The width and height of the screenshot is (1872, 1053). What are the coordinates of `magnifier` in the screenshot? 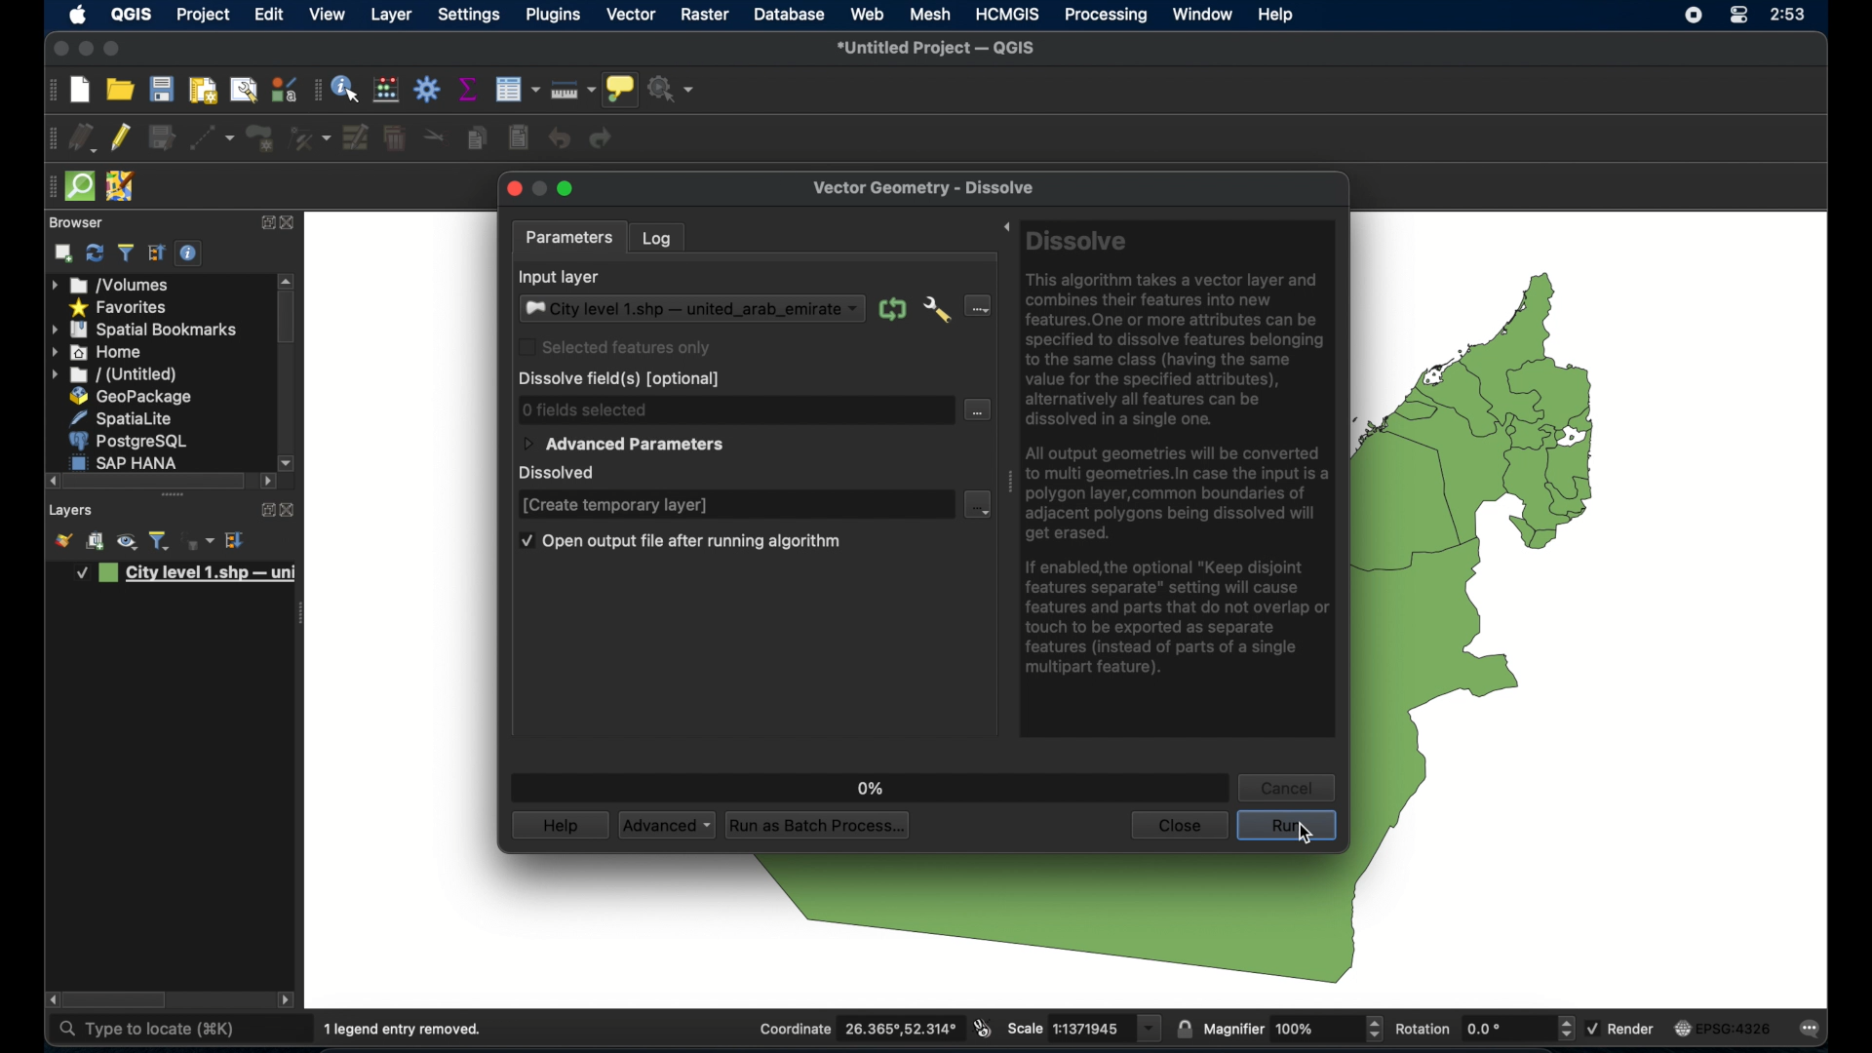 It's located at (1294, 1028).